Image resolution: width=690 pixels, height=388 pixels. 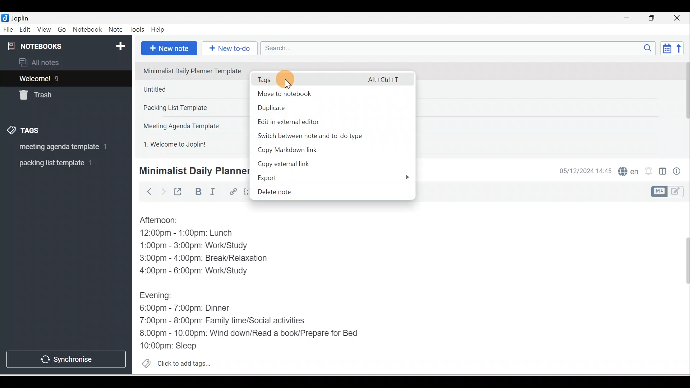 What do you see at coordinates (146, 191) in the screenshot?
I see `Back` at bounding box center [146, 191].